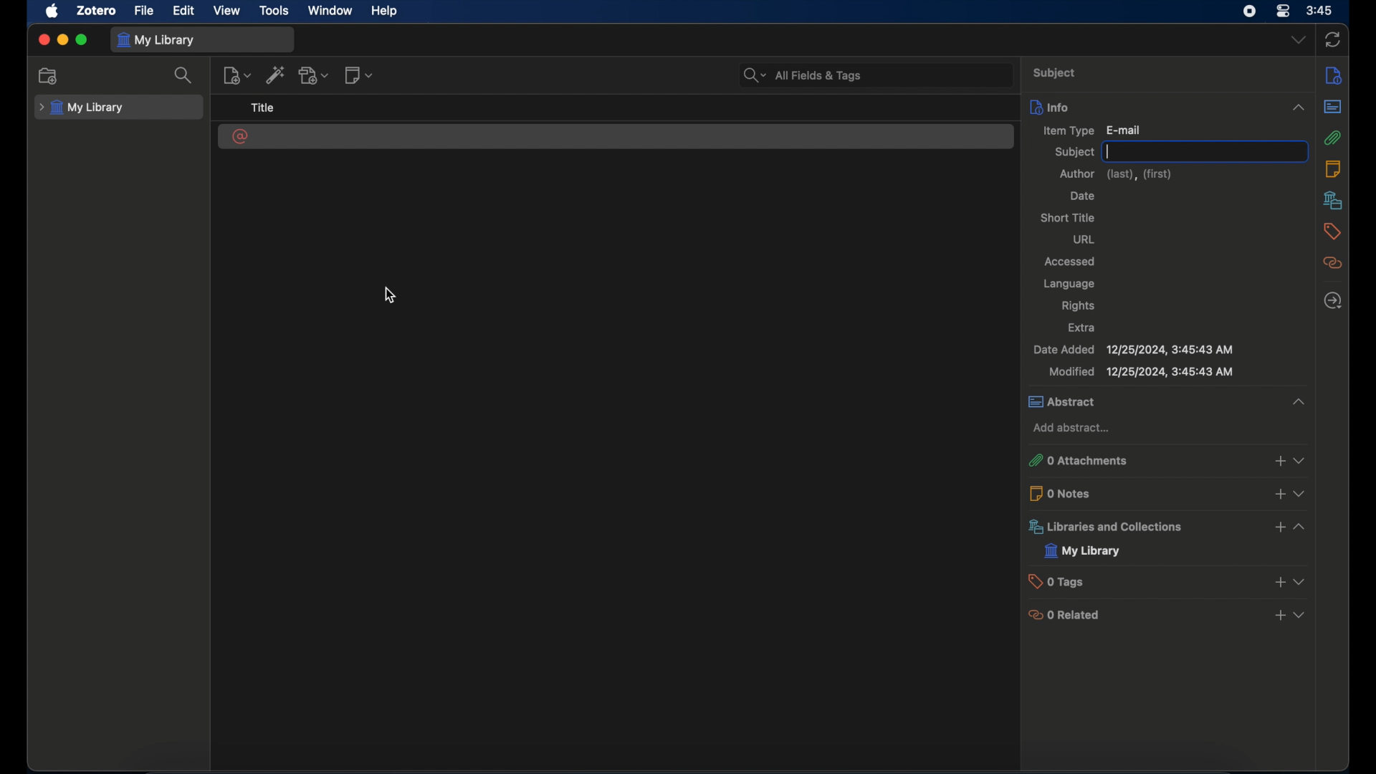 The height and width of the screenshot is (774, 1376). Describe the element at coordinates (1056, 74) in the screenshot. I see `subject` at that location.